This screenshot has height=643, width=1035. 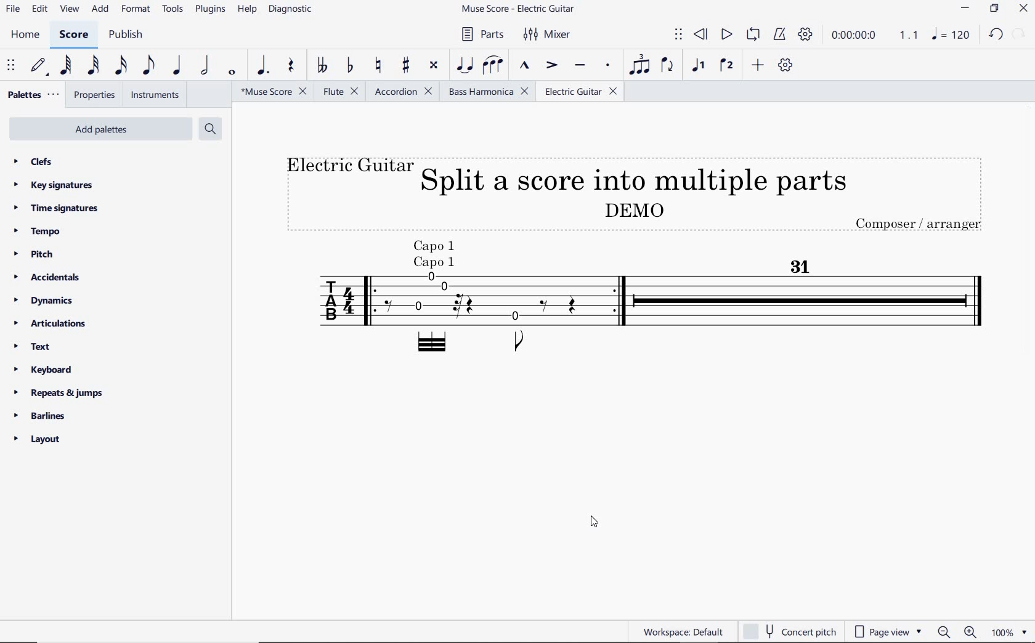 What do you see at coordinates (621, 301) in the screenshot?
I see `Instrument: Electric Guitar` at bounding box center [621, 301].